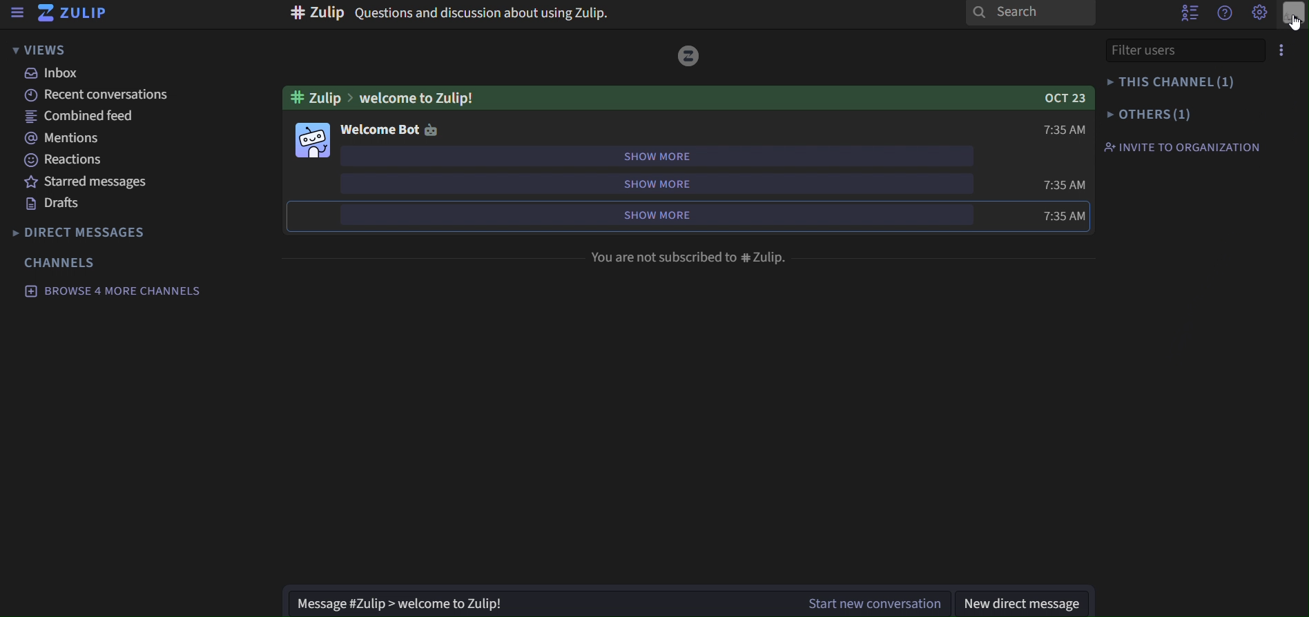  I want to click on this channel(1), so click(1171, 85).